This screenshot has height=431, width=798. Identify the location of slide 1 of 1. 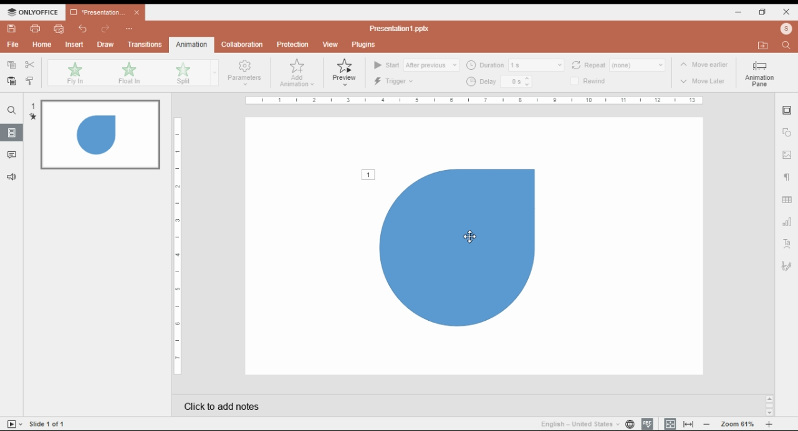
(50, 424).